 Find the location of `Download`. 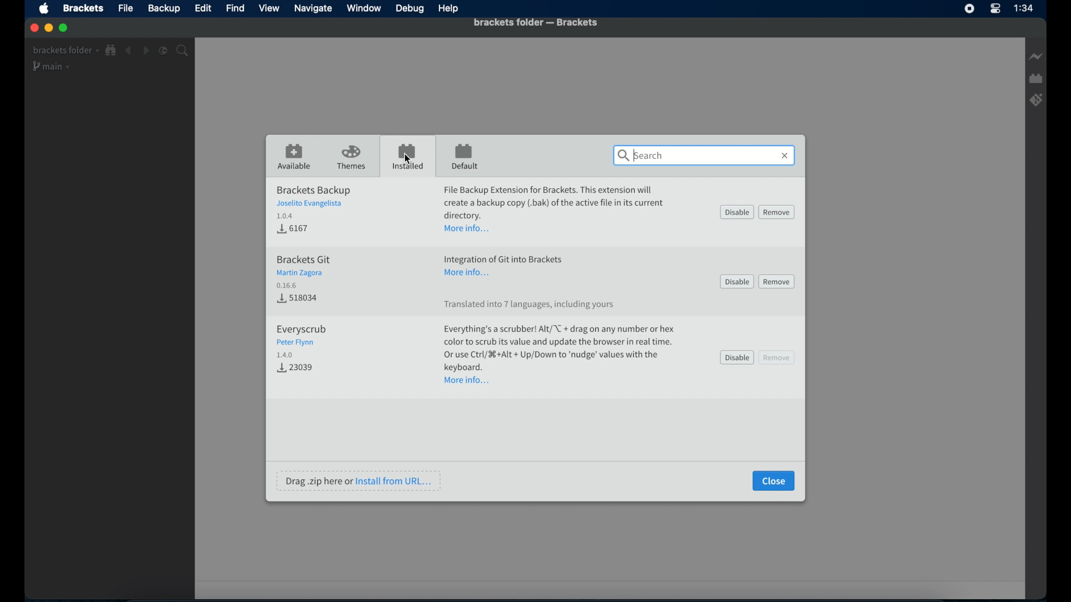

Download is located at coordinates (300, 300).